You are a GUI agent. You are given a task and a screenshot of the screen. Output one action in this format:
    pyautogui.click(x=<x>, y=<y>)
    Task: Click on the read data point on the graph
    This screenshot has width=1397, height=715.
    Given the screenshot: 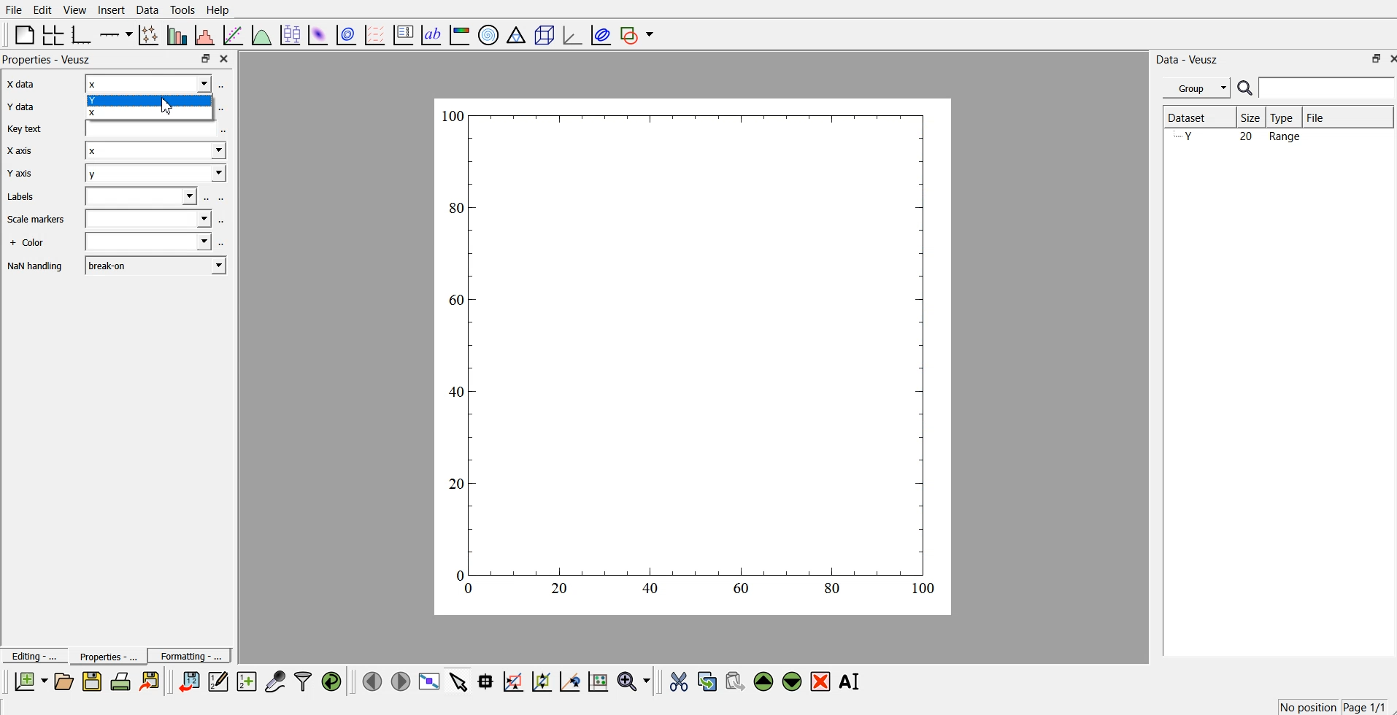 What is the action you would take?
    pyautogui.click(x=487, y=681)
    